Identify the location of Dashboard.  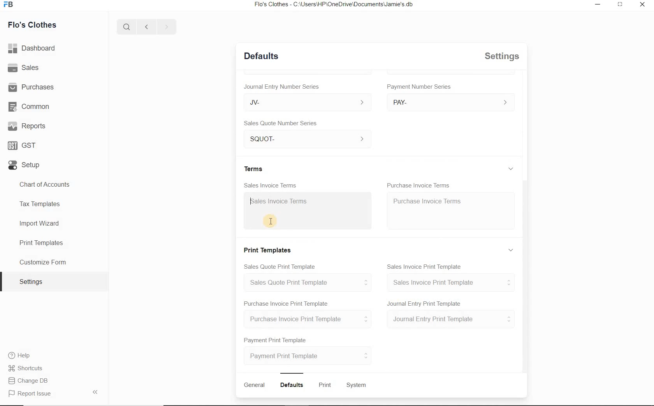
(32, 48).